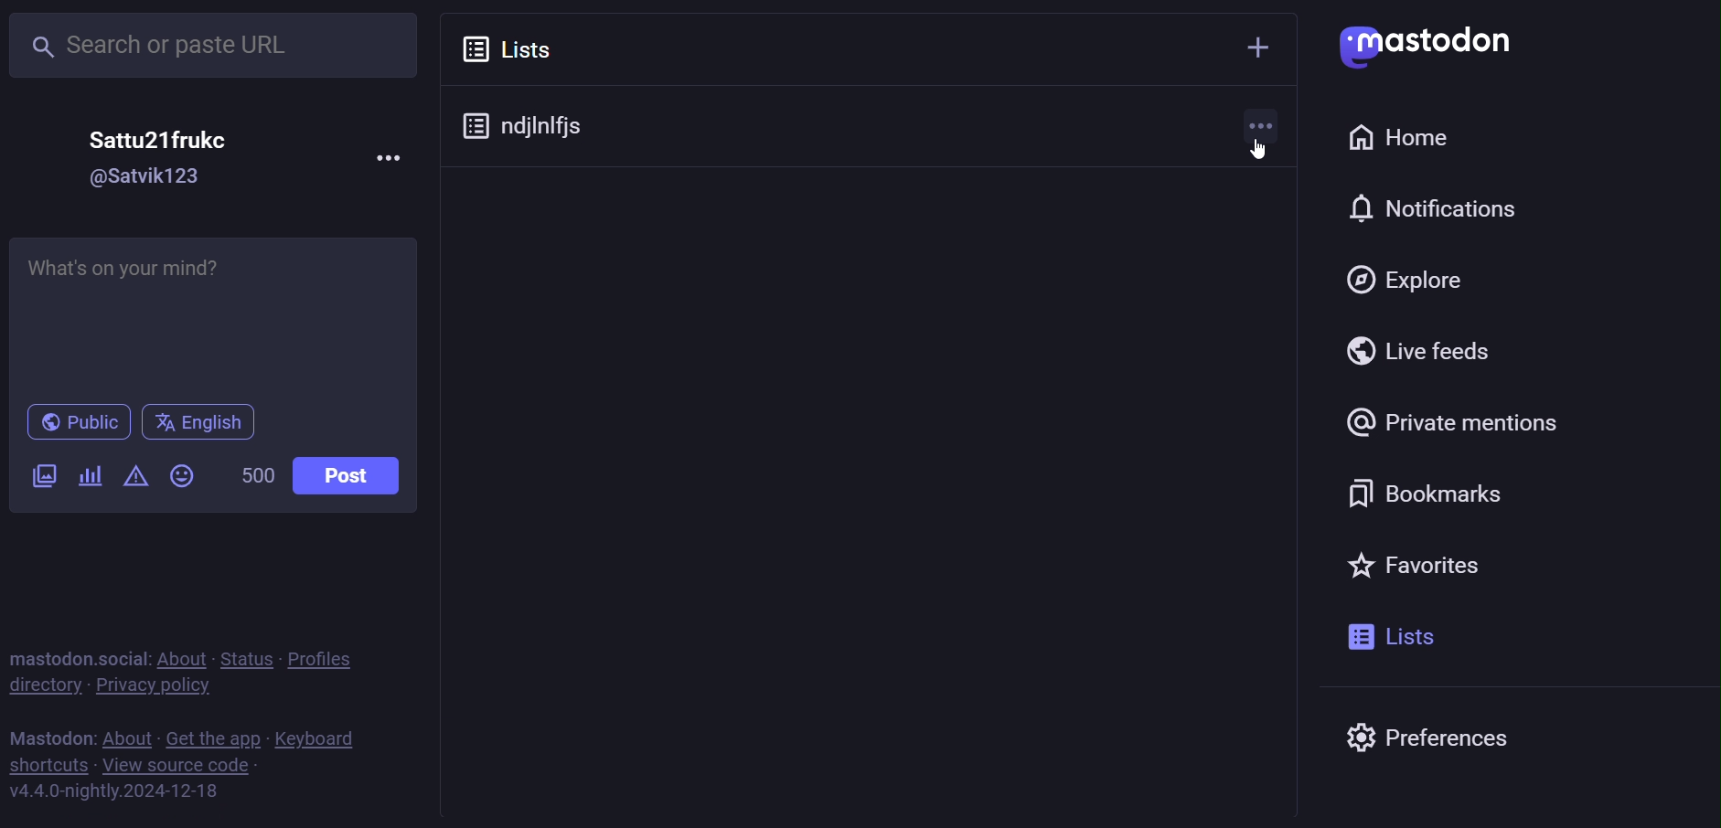 The width and height of the screenshot is (1721, 828). What do you see at coordinates (1446, 210) in the screenshot?
I see `notification` at bounding box center [1446, 210].